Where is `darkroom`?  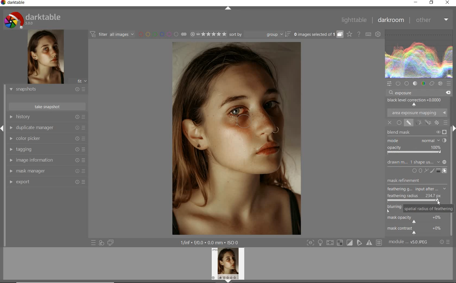
darkroom is located at coordinates (390, 20).